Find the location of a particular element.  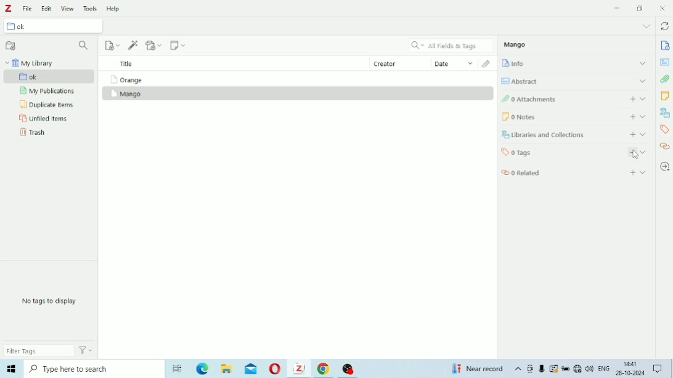

ENG is located at coordinates (606, 368).